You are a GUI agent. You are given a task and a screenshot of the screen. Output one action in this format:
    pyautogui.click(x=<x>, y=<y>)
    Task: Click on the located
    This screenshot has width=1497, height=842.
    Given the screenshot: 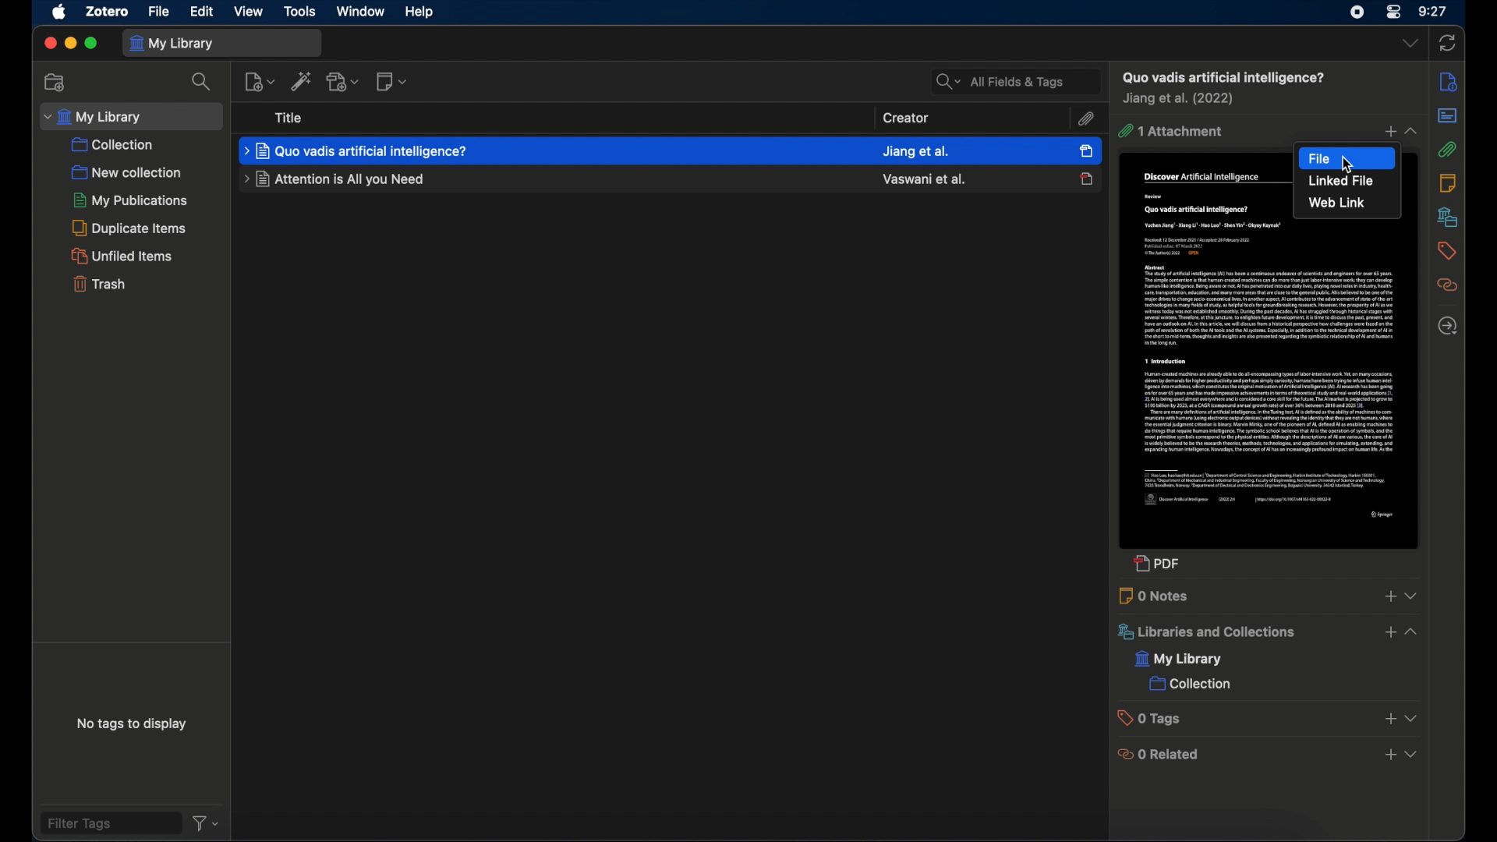 What is the action you would take?
    pyautogui.click(x=1447, y=326)
    